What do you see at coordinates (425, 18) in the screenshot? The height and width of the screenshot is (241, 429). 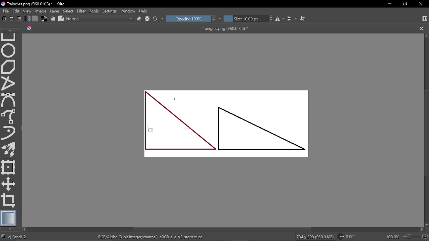 I see `Choose workspace` at bounding box center [425, 18].